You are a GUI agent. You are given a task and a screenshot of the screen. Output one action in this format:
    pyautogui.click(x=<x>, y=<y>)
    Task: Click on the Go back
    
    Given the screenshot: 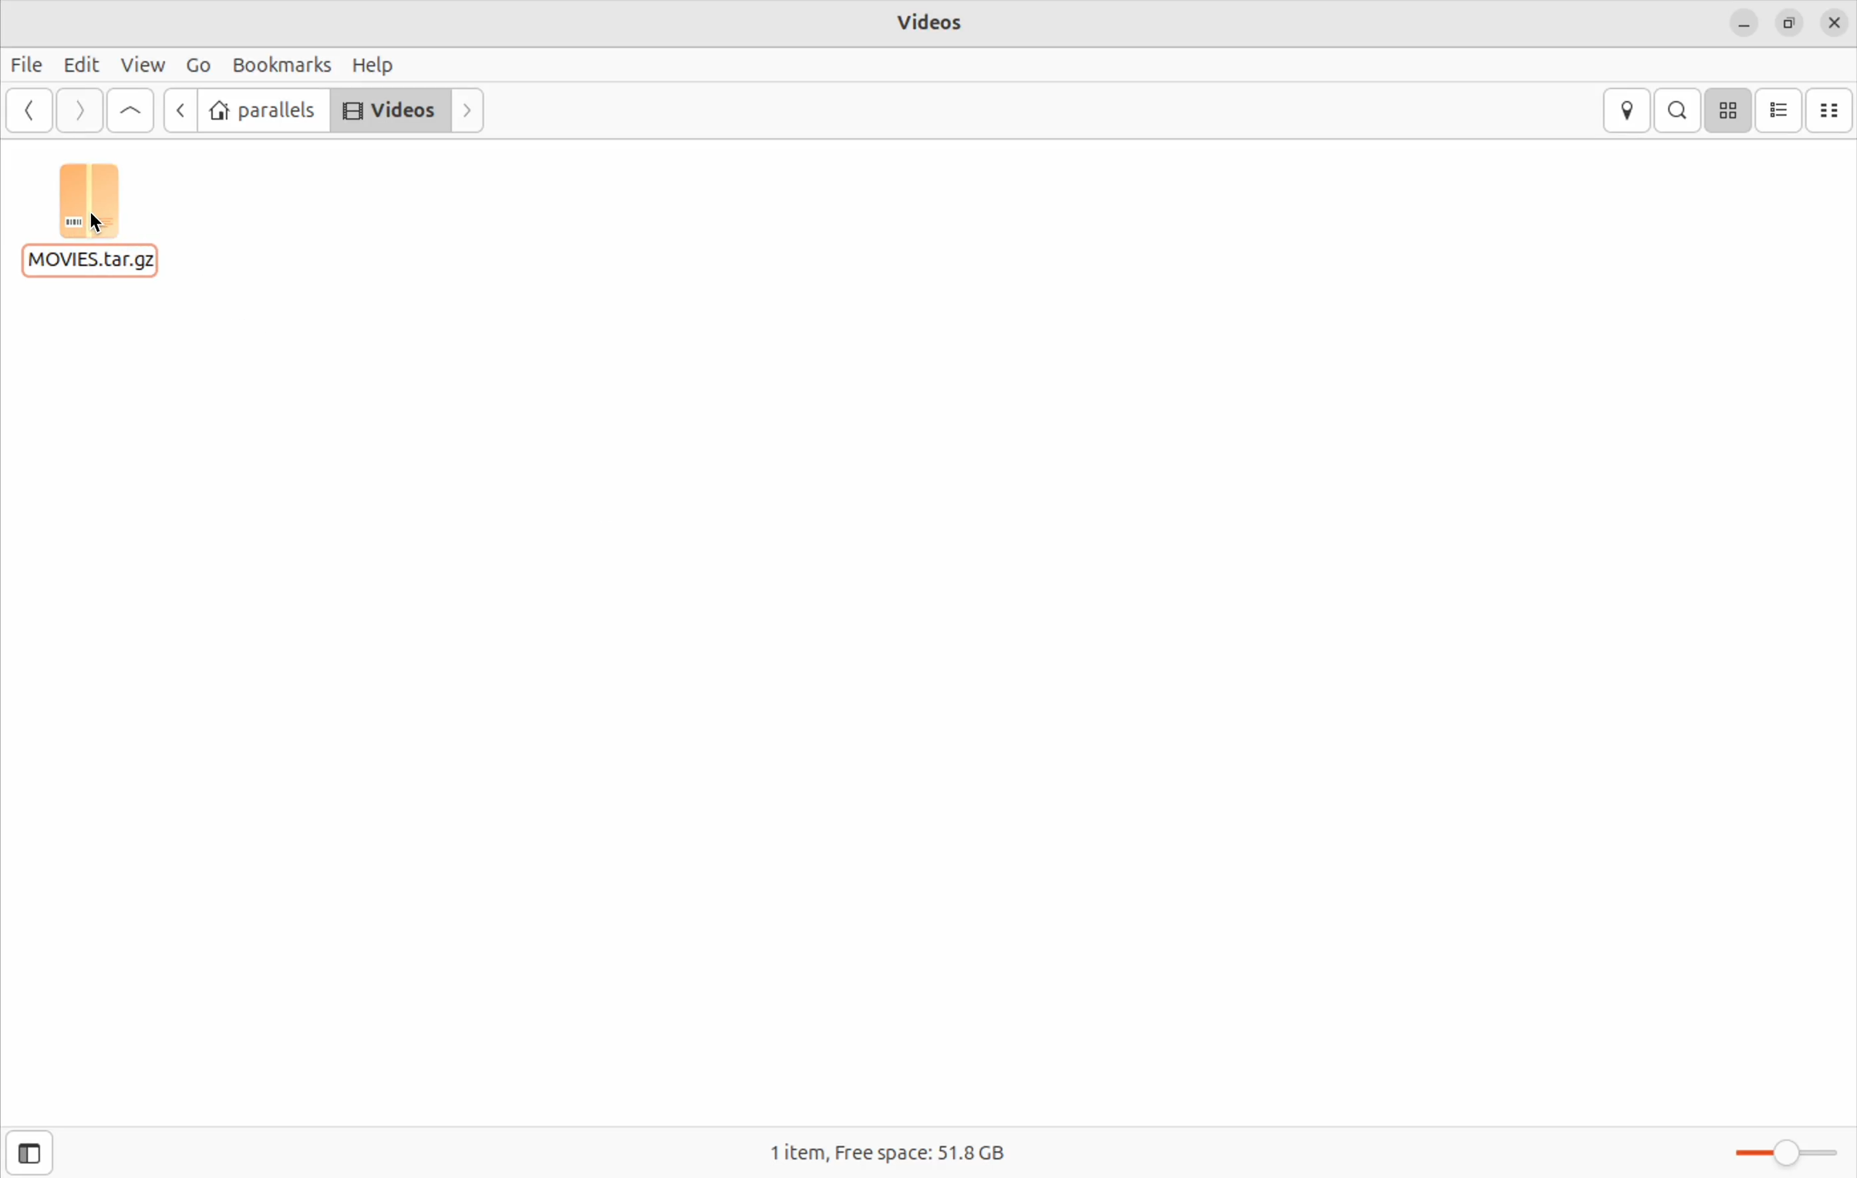 What is the action you would take?
    pyautogui.click(x=25, y=112)
    